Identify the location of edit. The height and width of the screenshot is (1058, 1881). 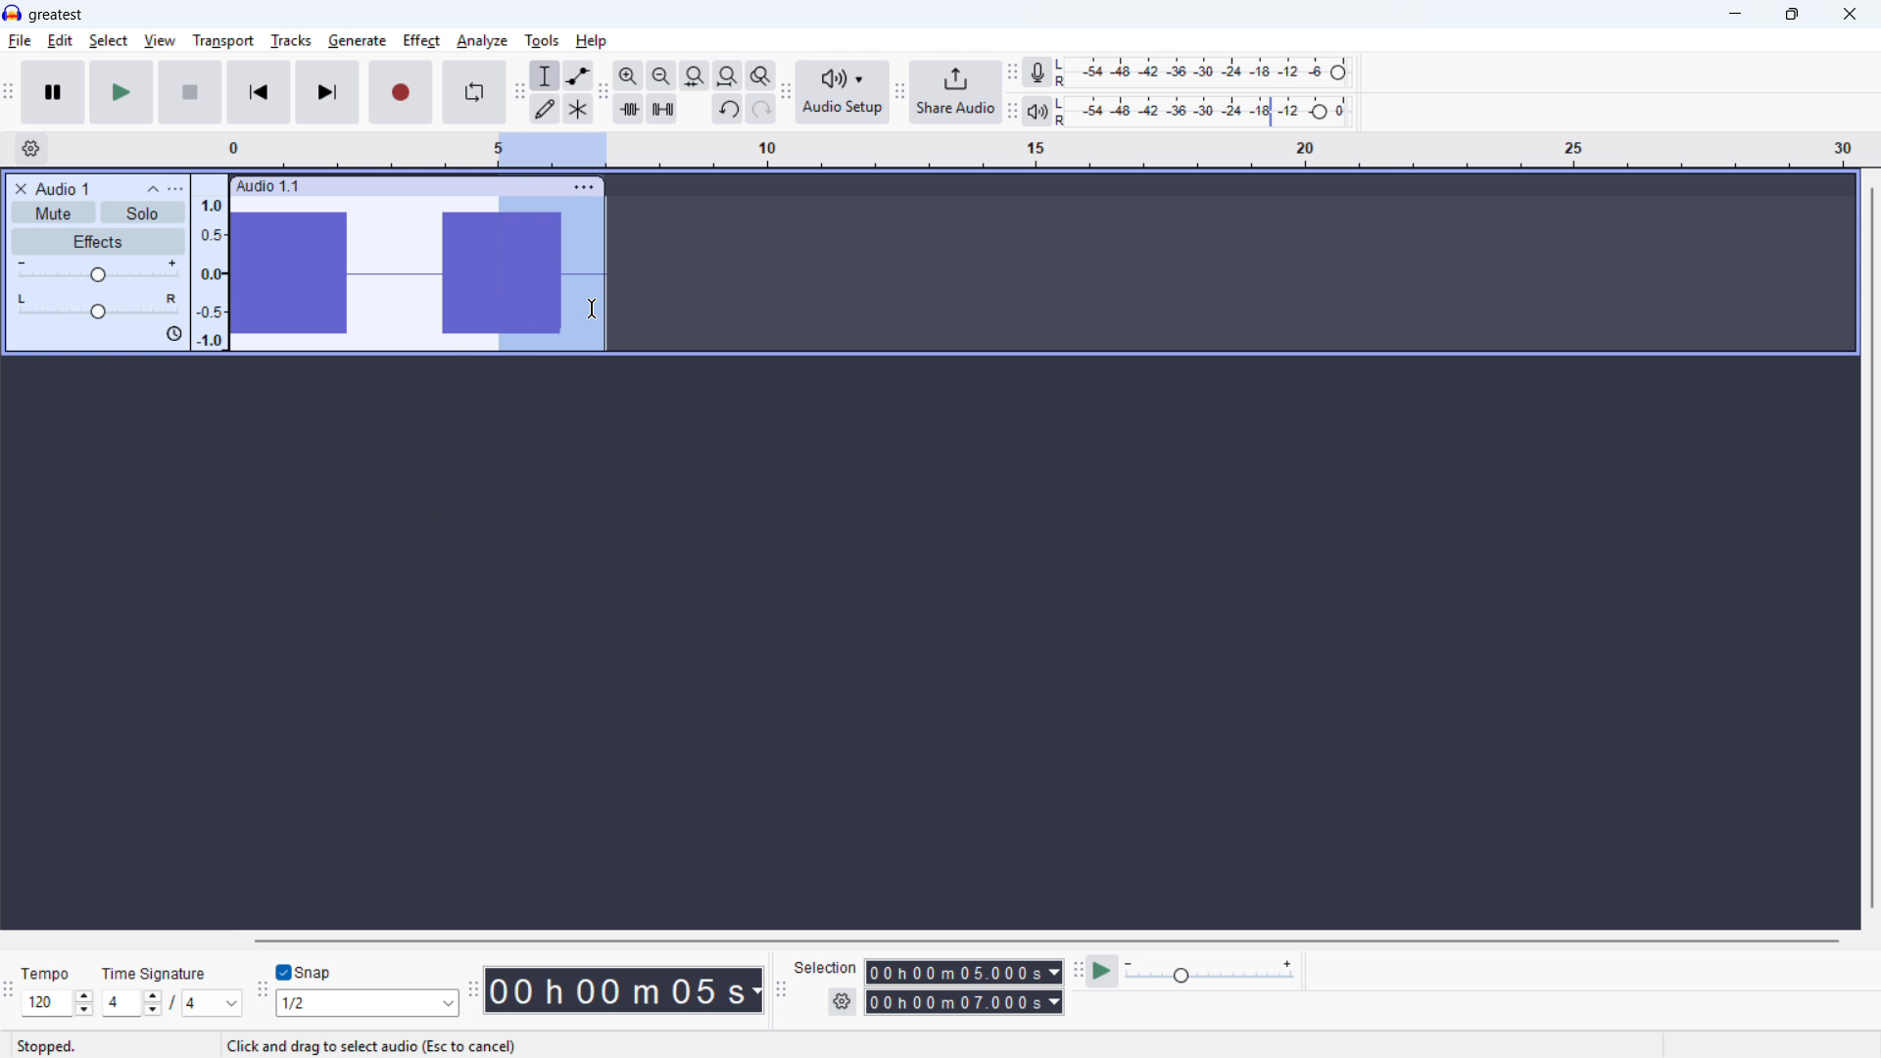
(60, 41).